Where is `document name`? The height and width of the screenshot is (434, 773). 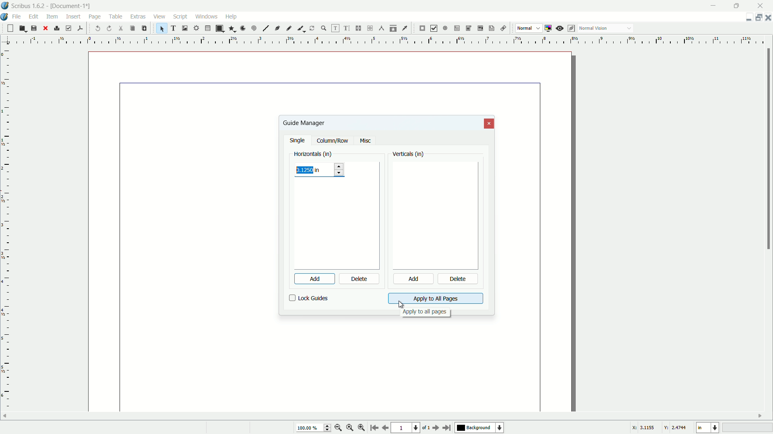 document name is located at coordinates (72, 6).